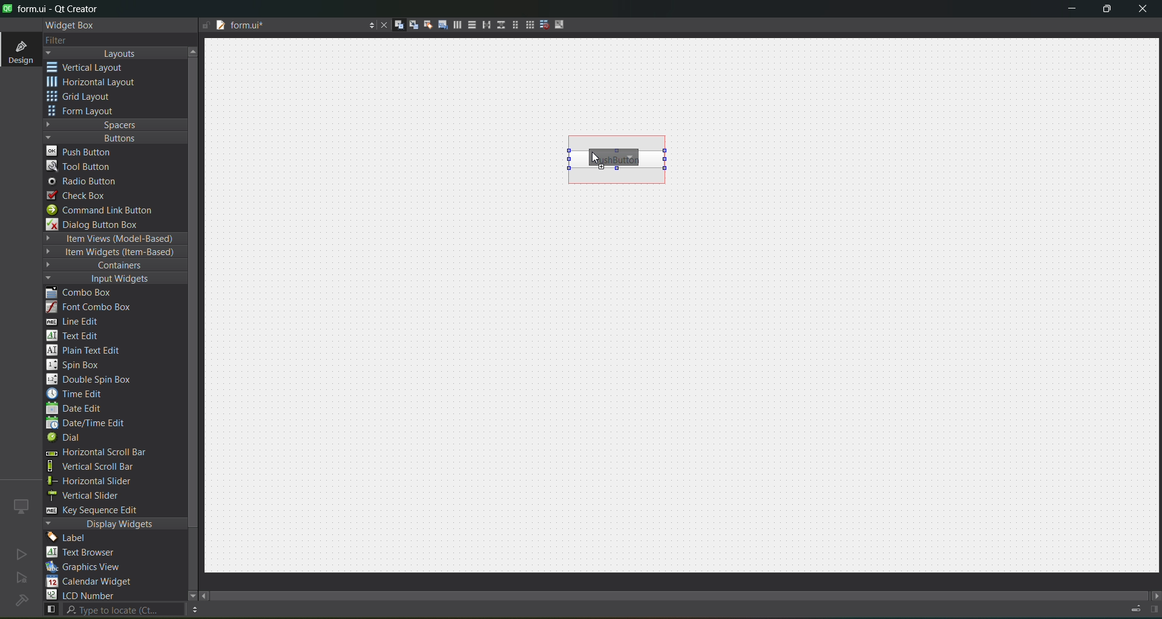 This screenshot has height=619, width=1162. Describe the element at coordinates (618, 160) in the screenshot. I see `push button inserted` at that location.